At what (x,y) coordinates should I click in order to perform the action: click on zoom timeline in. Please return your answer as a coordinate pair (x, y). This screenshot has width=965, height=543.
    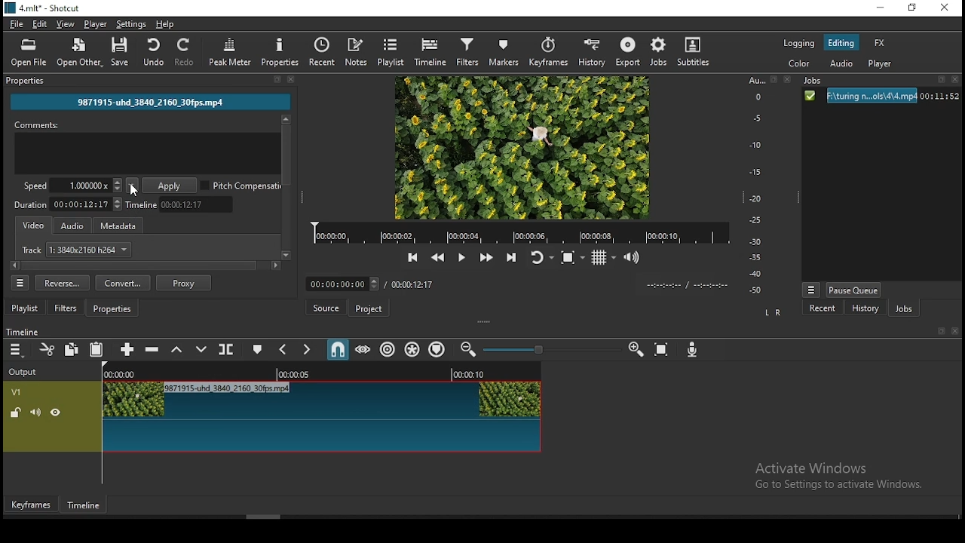
    Looking at the image, I should click on (636, 345).